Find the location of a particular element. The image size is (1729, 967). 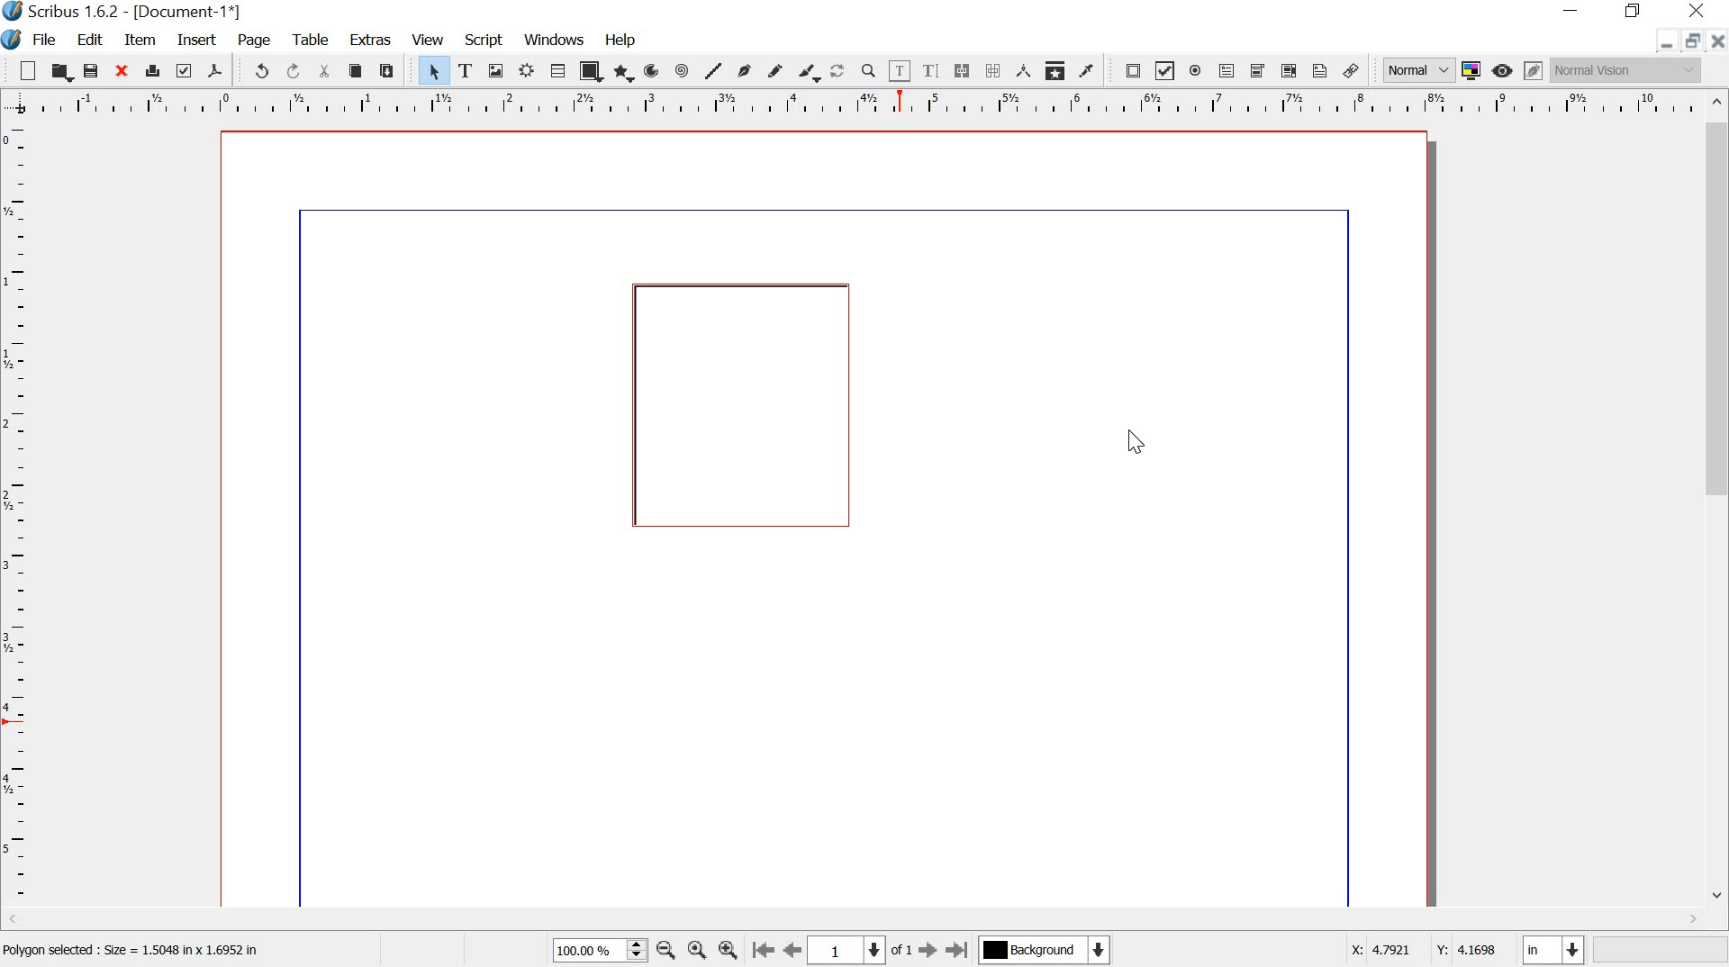

edit text with story editor is located at coordinates (929, 69).